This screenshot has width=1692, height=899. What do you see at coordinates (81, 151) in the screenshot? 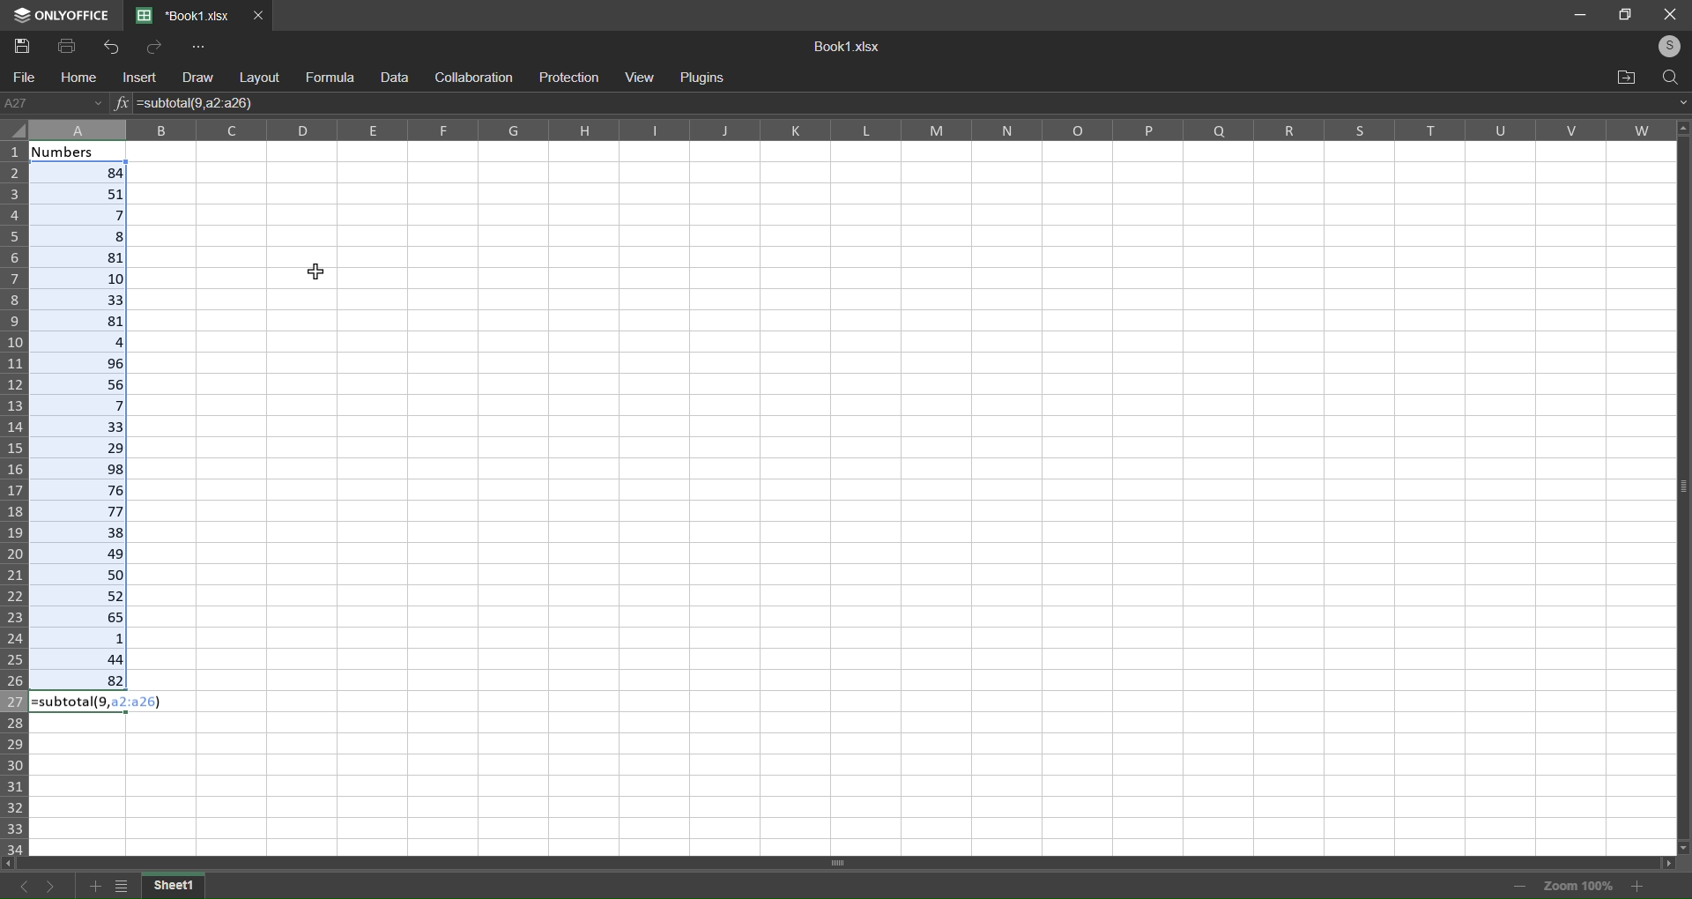
I see `Numbers` at bounding box center [81, 151].